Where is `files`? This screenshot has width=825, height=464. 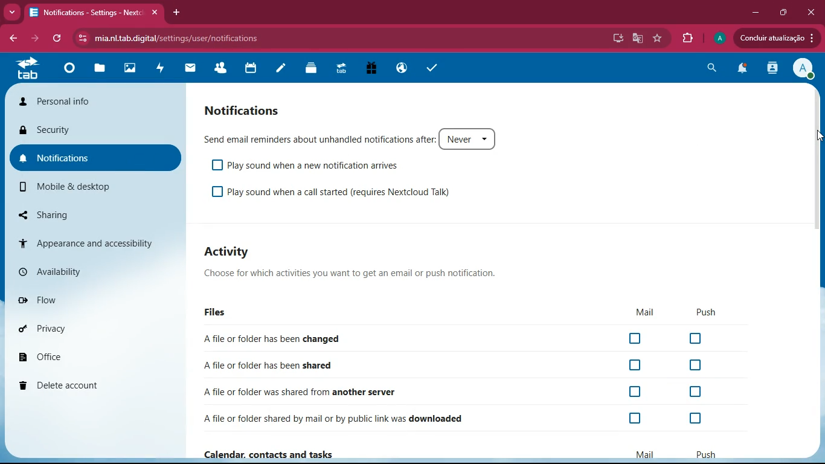 files is located at coordinates (101, 69).